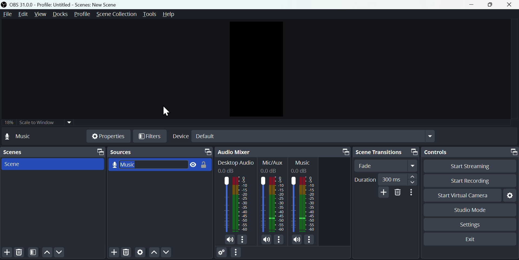 This screenshot has height=260, width=519. Describe the element at coordinates (41, 13) in the screenshot. I see `View` at that location.